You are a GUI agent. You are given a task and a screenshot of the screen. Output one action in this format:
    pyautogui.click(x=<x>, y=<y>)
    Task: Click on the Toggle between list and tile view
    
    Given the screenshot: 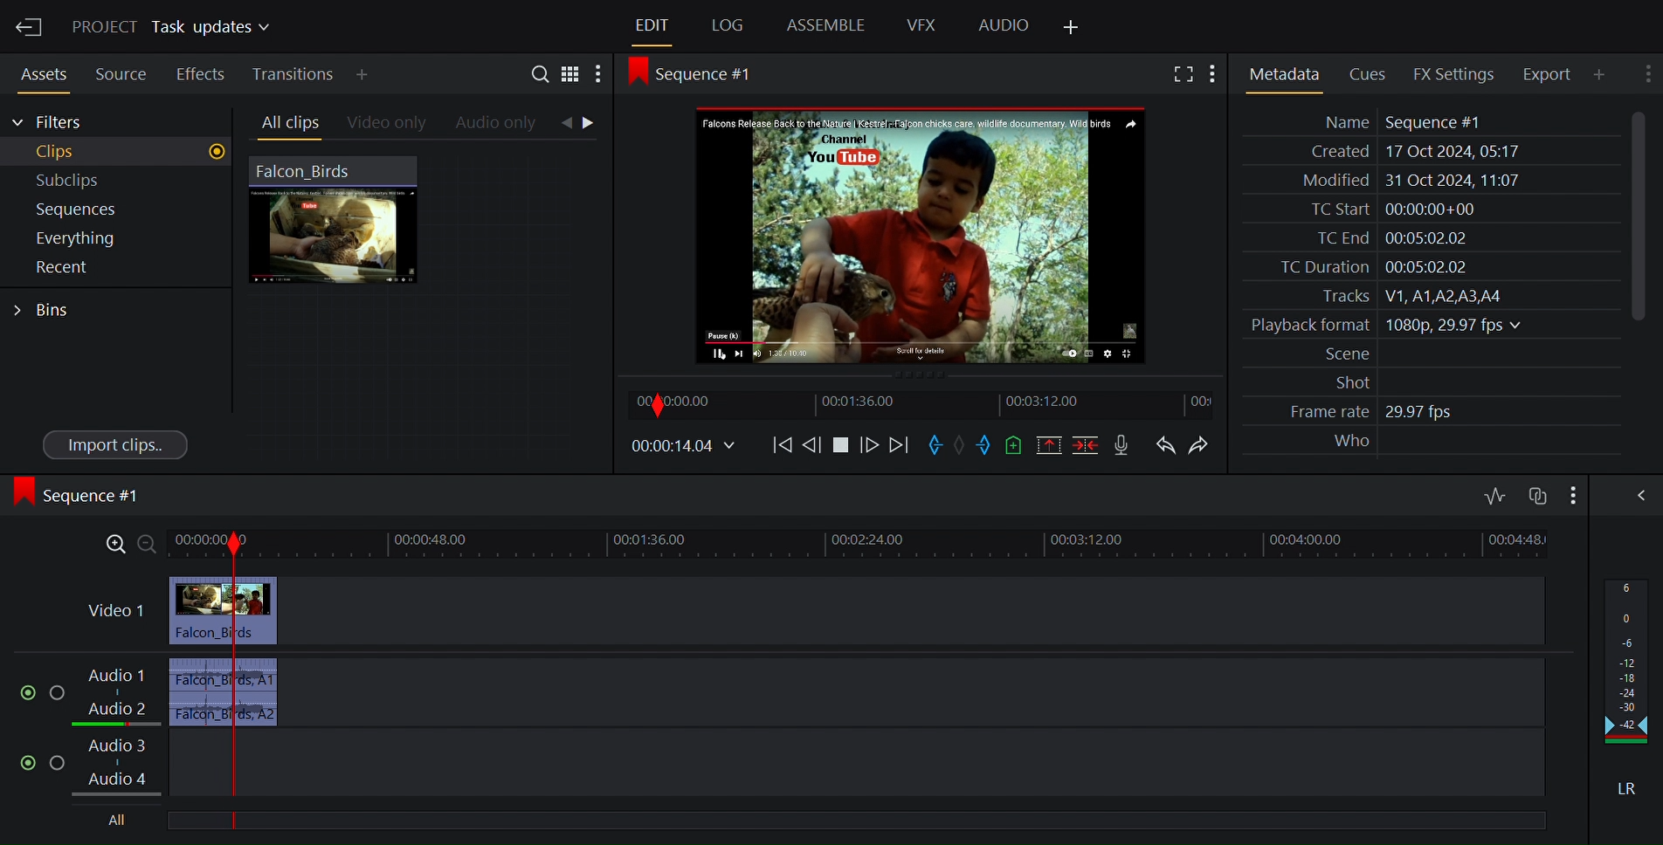 What is the action you would take?
    pyautogui.click(x=571, y=72)
    